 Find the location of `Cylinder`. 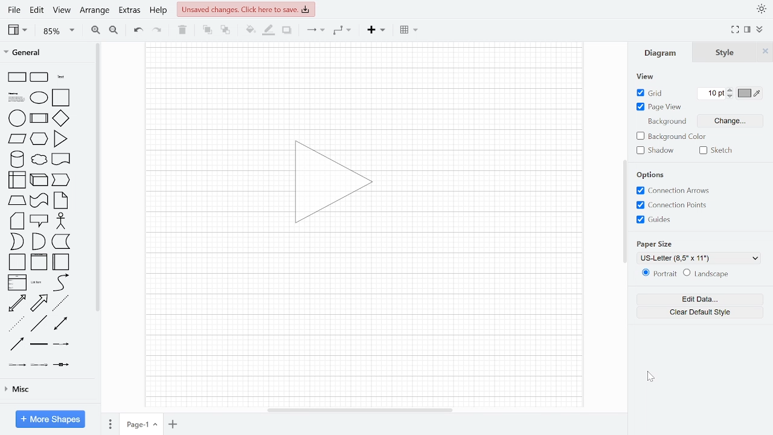

Cylinder is located at coordinates (17, 159).